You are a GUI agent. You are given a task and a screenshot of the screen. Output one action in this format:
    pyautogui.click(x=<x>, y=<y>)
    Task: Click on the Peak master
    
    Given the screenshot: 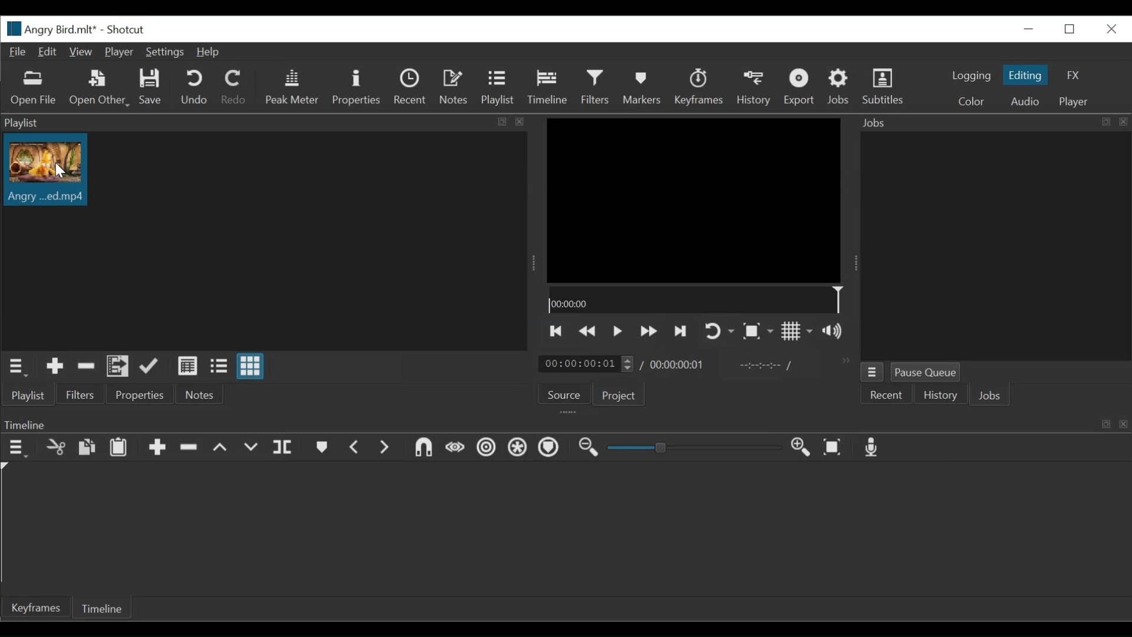 What is the action you would take?
    pyautogui.click(x=293, y=88)
    